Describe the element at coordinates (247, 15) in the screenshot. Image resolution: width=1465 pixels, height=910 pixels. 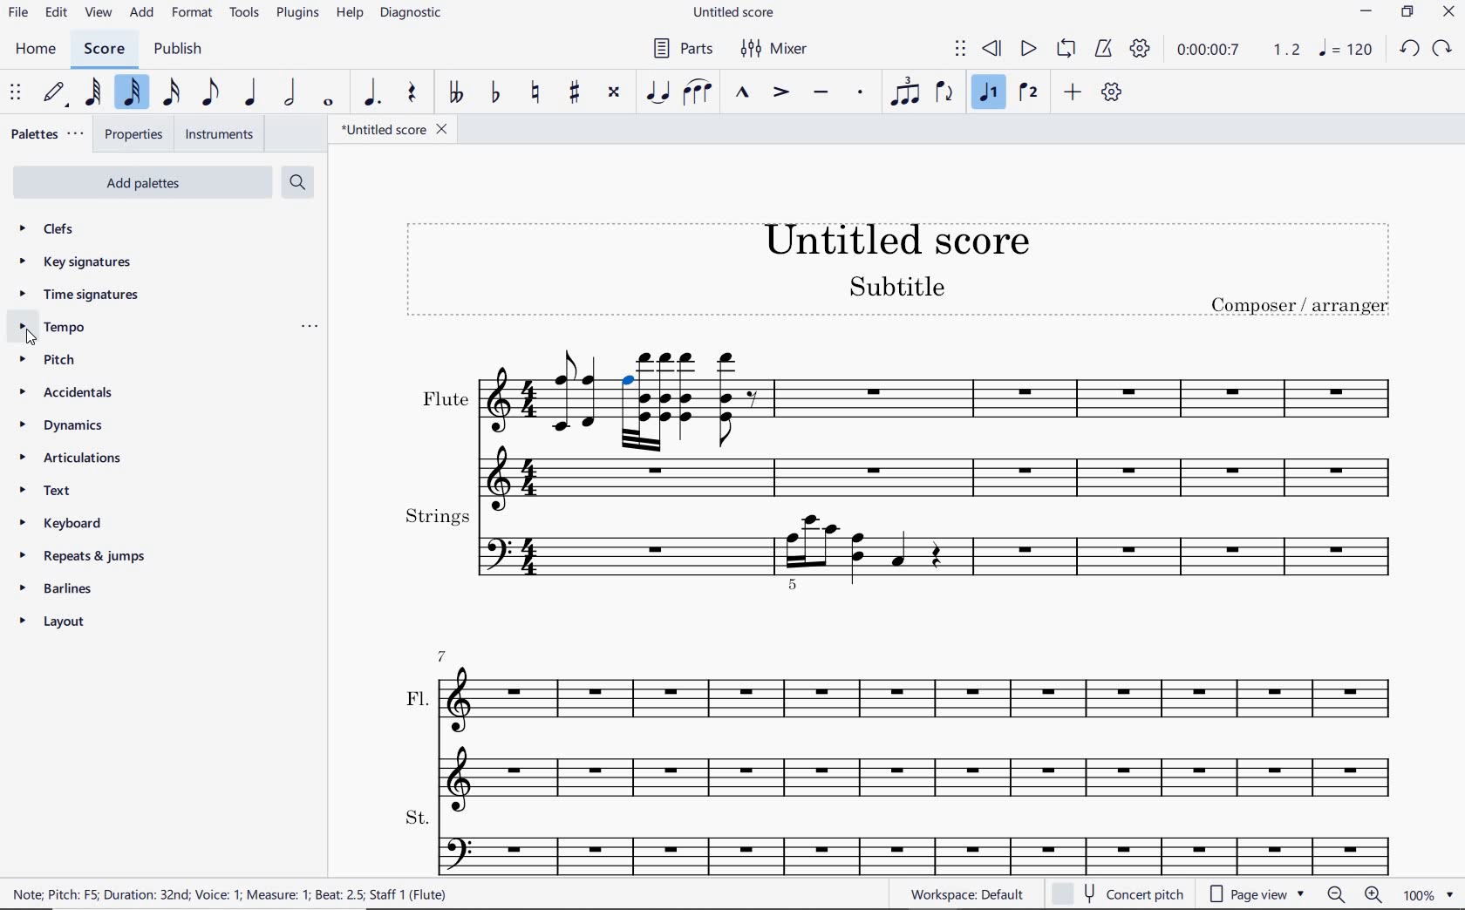
I see `tools` at that location.